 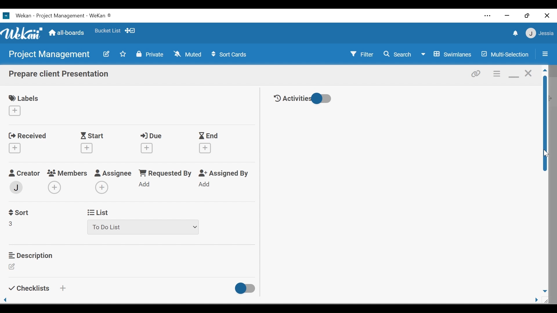 What do you see at coordinates (30, 256) in the screenshot?
I see `Description` at bounding box center [30, 256].